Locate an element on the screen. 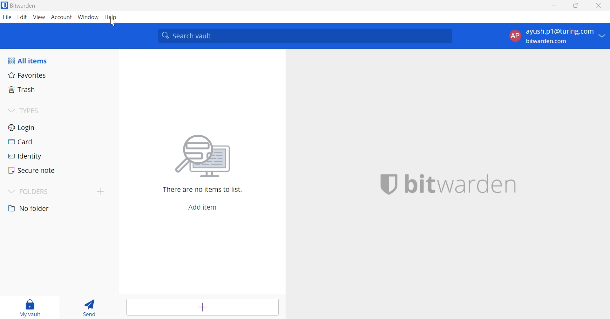 Image resolution: width=610 pixels, height=319 pixels. Hello is located at coordinates (112, 16).